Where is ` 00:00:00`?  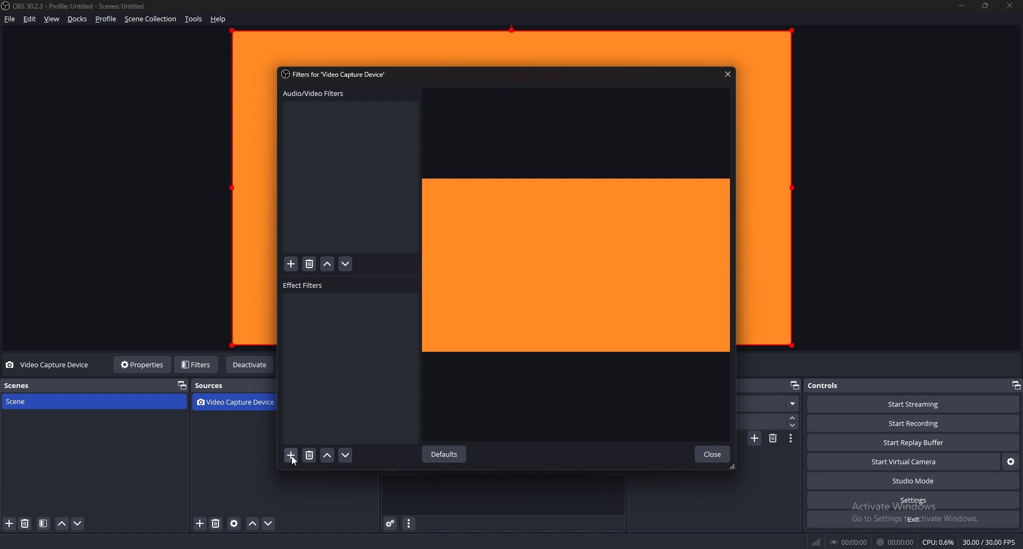  00:00:00 is located at coordinates (895, 542).